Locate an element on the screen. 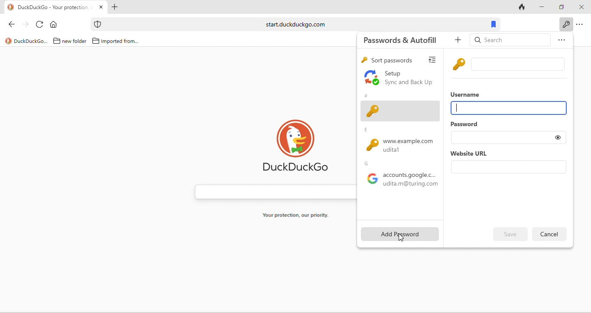  duck duck go logo is located at coordinates (296, 144).